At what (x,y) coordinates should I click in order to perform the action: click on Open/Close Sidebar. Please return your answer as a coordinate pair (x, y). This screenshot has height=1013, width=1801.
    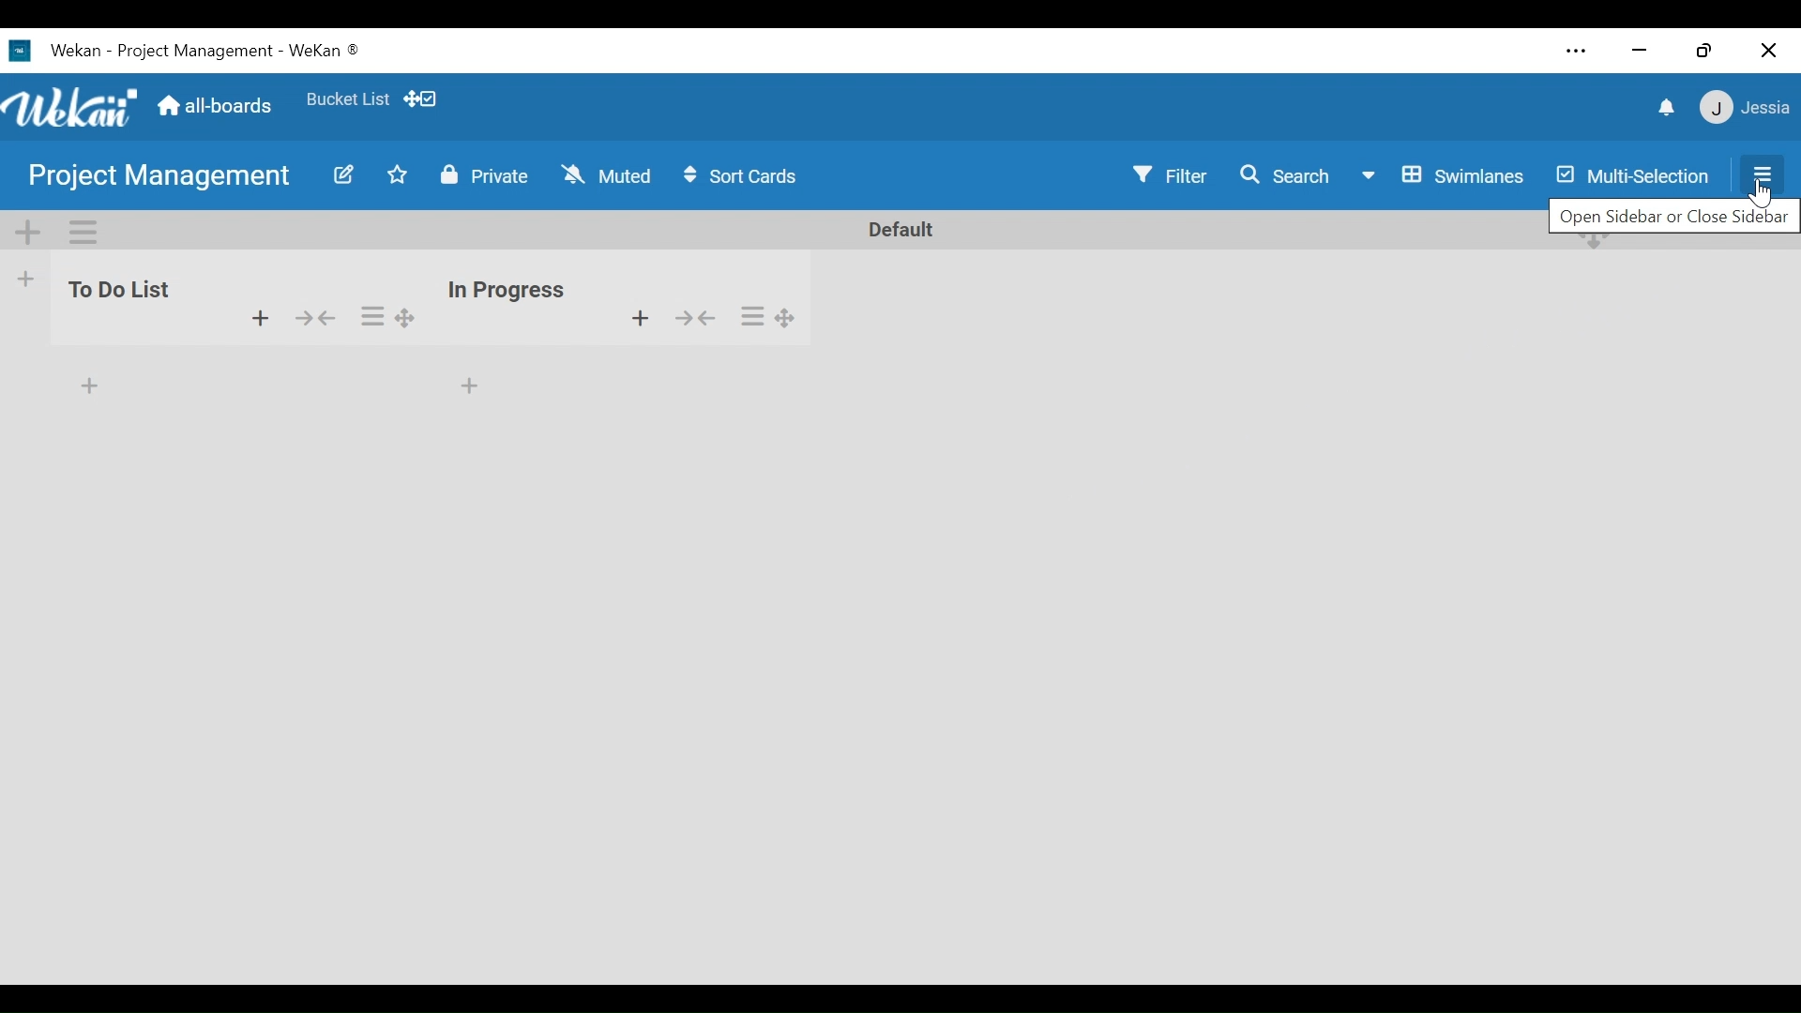
    Looking at the image, I should click on (1757, 174).